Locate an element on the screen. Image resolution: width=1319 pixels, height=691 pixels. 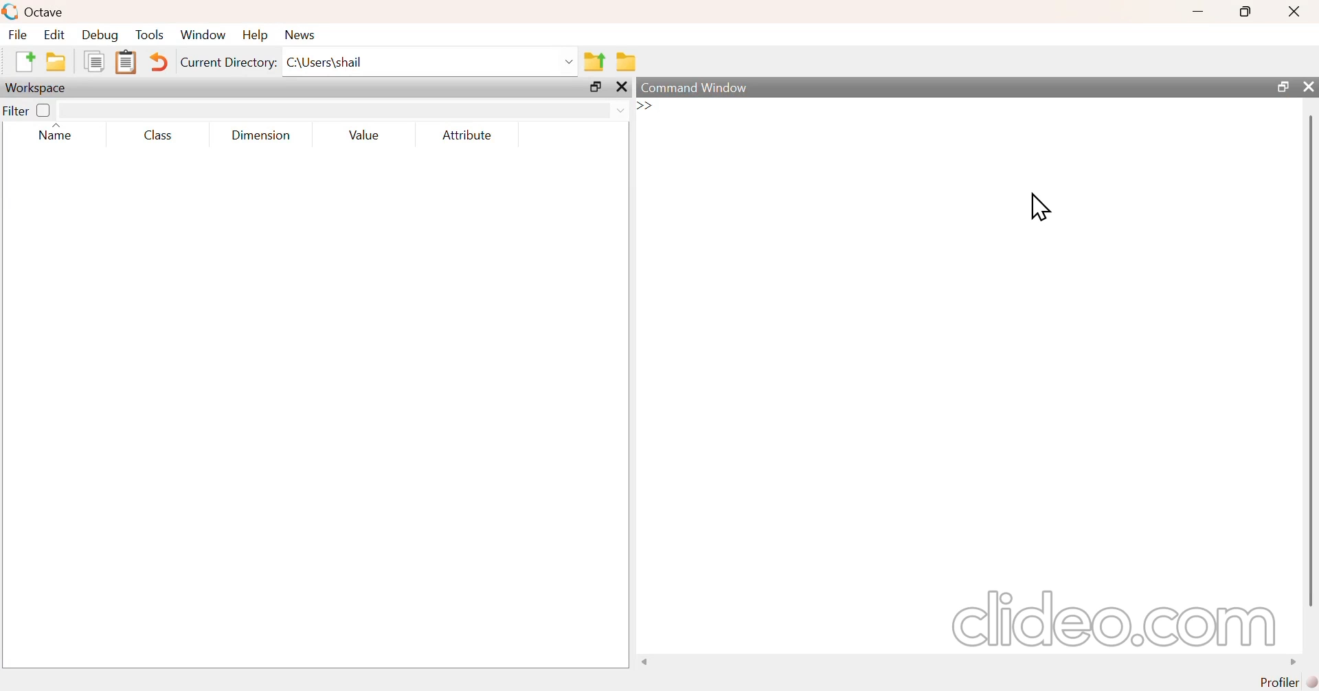
attribute is located at coordinates (466, 134).